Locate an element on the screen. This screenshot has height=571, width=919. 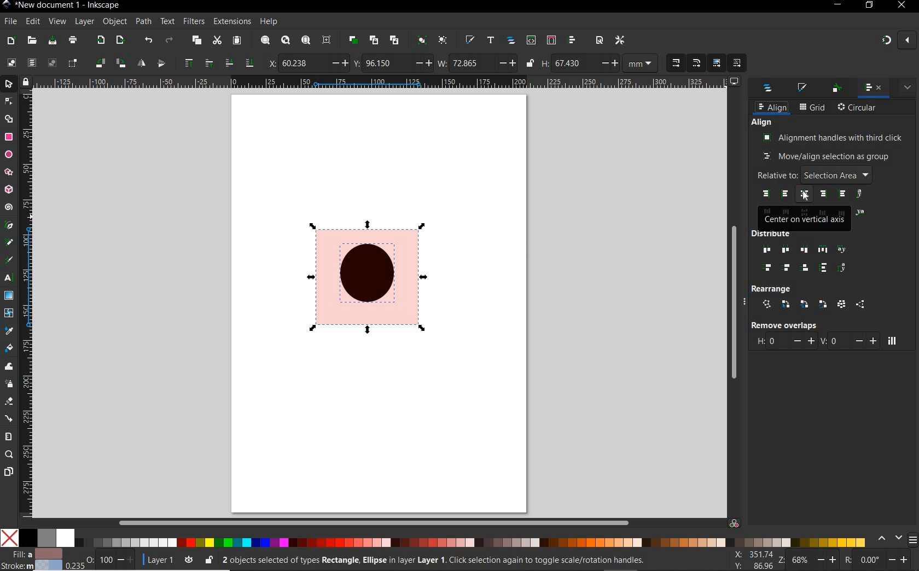
alignment BASELINE ANCHORS OF TEXTS HORIZONTALLY is located at coordinates (861, 194).